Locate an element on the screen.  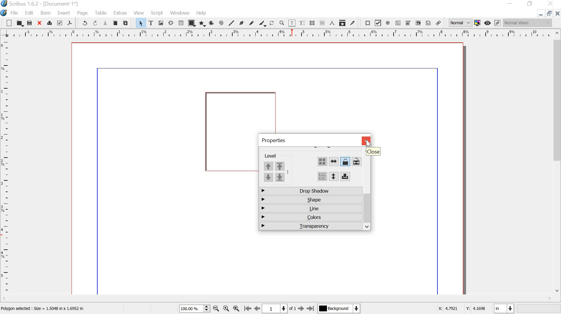
zoom in is located at coordinates (237, 308).